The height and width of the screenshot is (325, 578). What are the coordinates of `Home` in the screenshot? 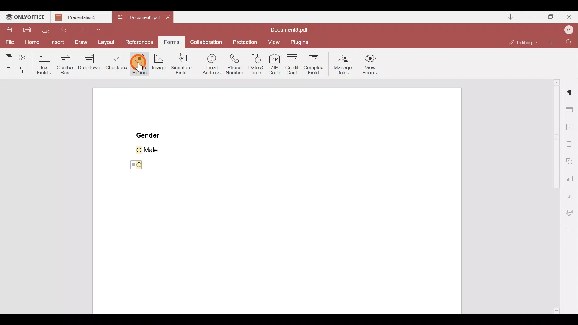 It's located at (30, 43).